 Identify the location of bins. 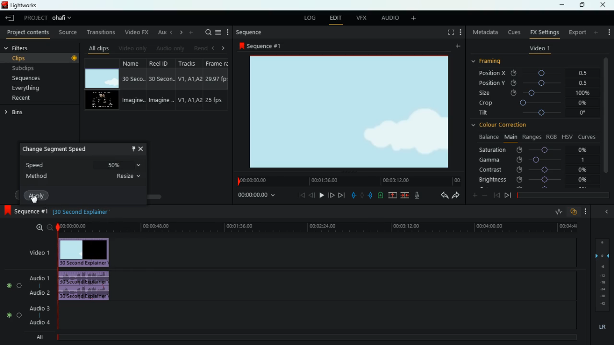
(19, 113).